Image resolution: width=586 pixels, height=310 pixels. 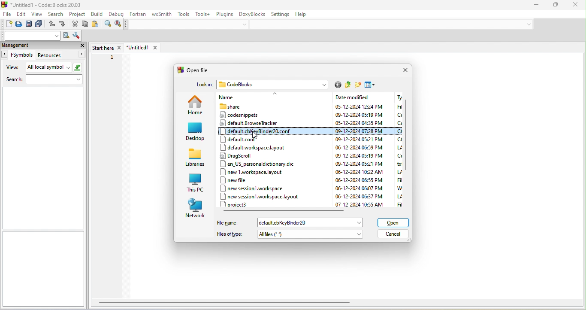 I want to click on build, so click(x=96, y=13).